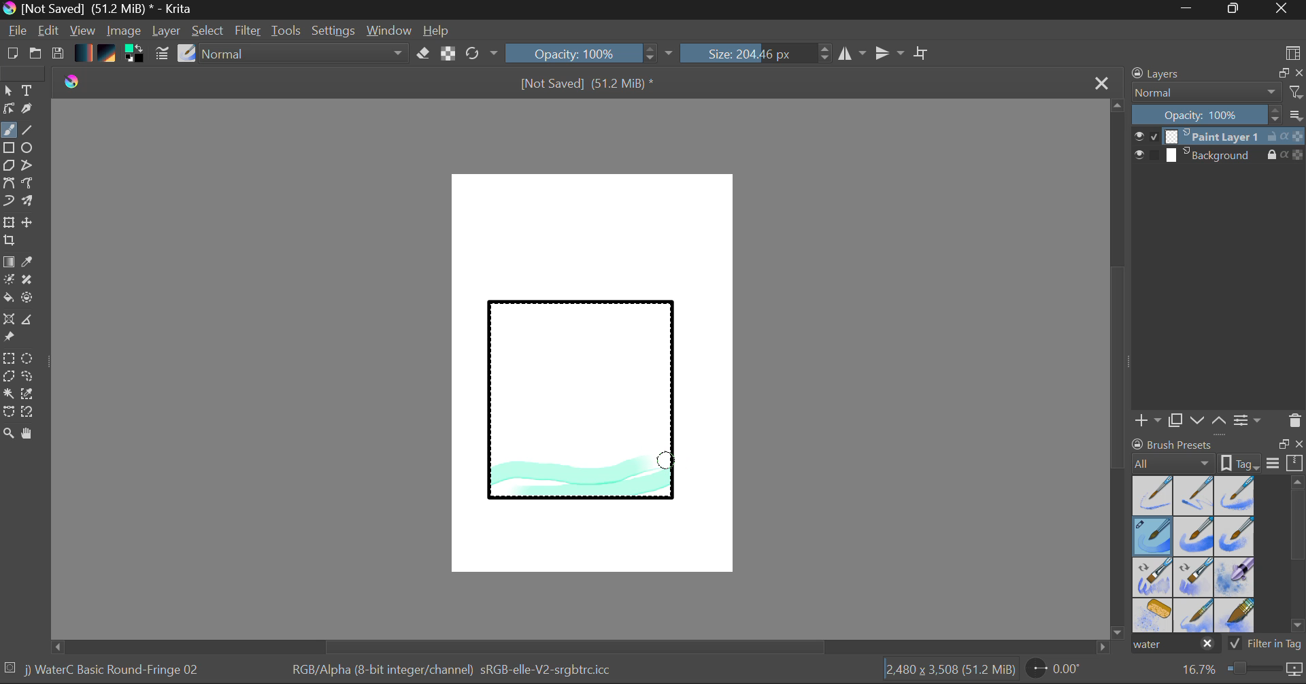 This screenshot has width=1306, height=684. I want to click on Crop, so click(11, 241).